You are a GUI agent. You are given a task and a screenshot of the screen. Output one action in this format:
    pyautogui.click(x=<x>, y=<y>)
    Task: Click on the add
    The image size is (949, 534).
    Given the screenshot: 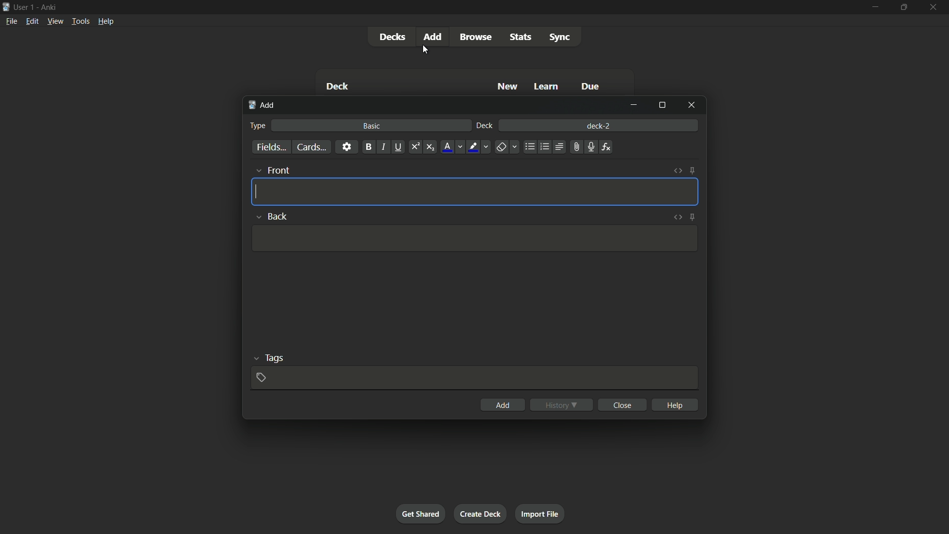 What is the action you would take?
    pyautogui.click(x=262, y=106)
    